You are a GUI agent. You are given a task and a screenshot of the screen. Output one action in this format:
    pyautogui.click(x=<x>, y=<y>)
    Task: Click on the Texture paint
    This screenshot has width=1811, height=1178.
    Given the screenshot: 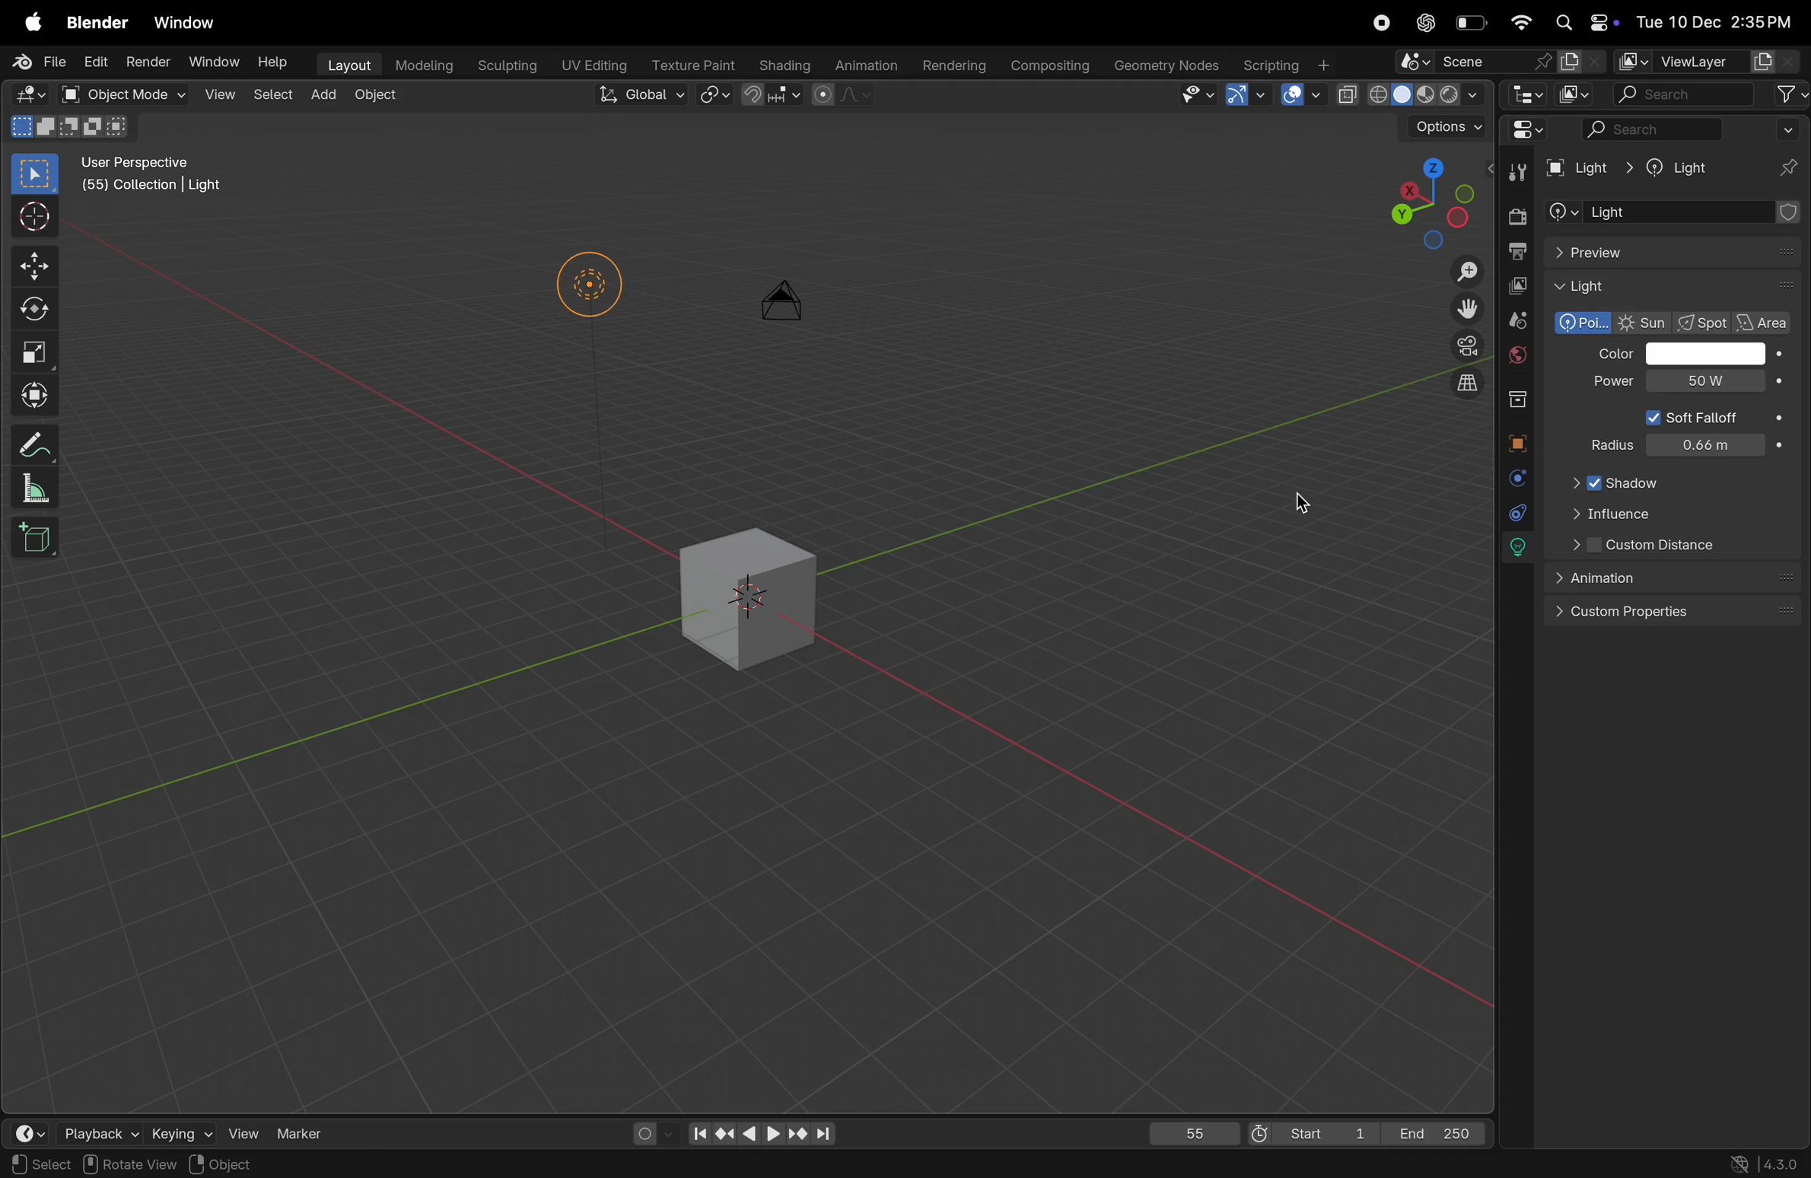 What is the action you would take?
    pyautogui.click(x=693, y=64)
    